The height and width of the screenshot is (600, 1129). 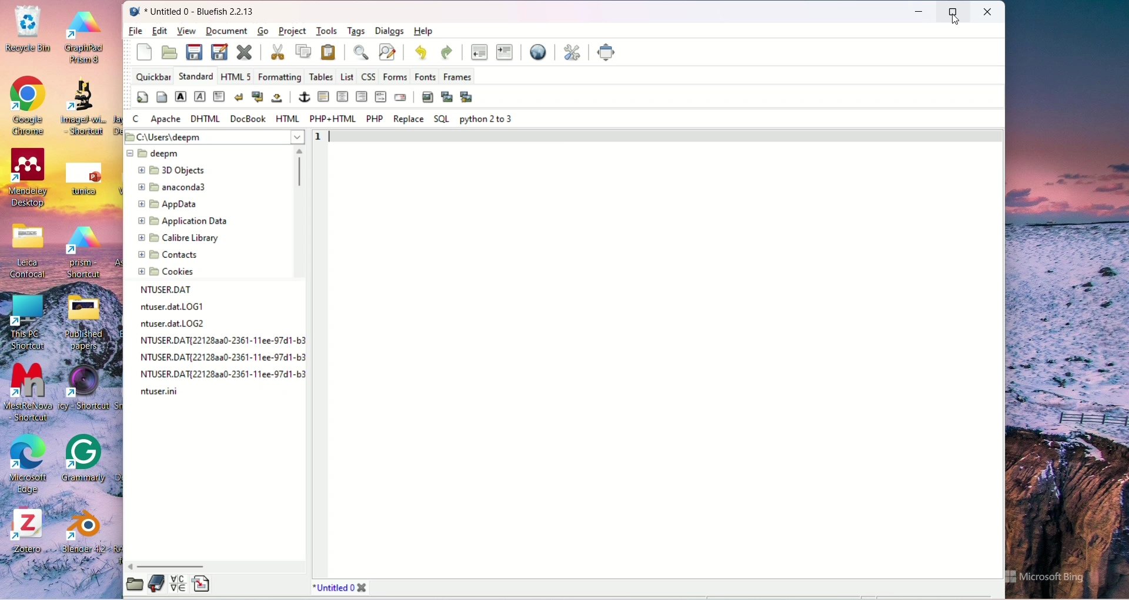 I want to click on documentation, so click(x=156, y=583).